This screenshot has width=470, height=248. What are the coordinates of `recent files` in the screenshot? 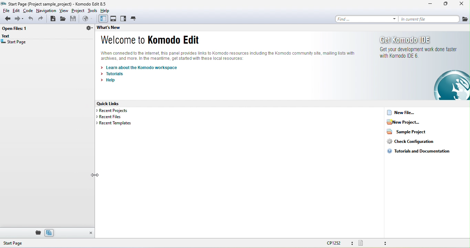 It's located at (111, 117).